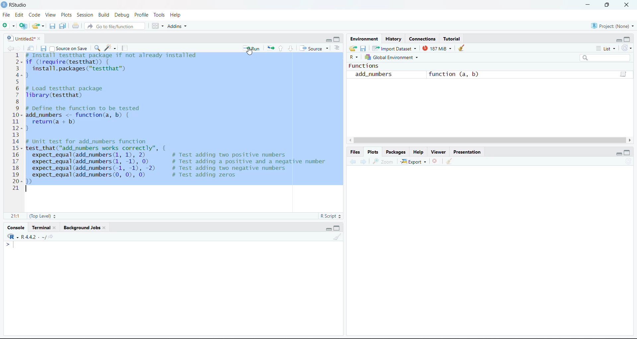 This screenshot has width=637, height=339. Describe the element at coordinates (24, 236) in the screenshot. I see `R.4.4.2 ` at that location.